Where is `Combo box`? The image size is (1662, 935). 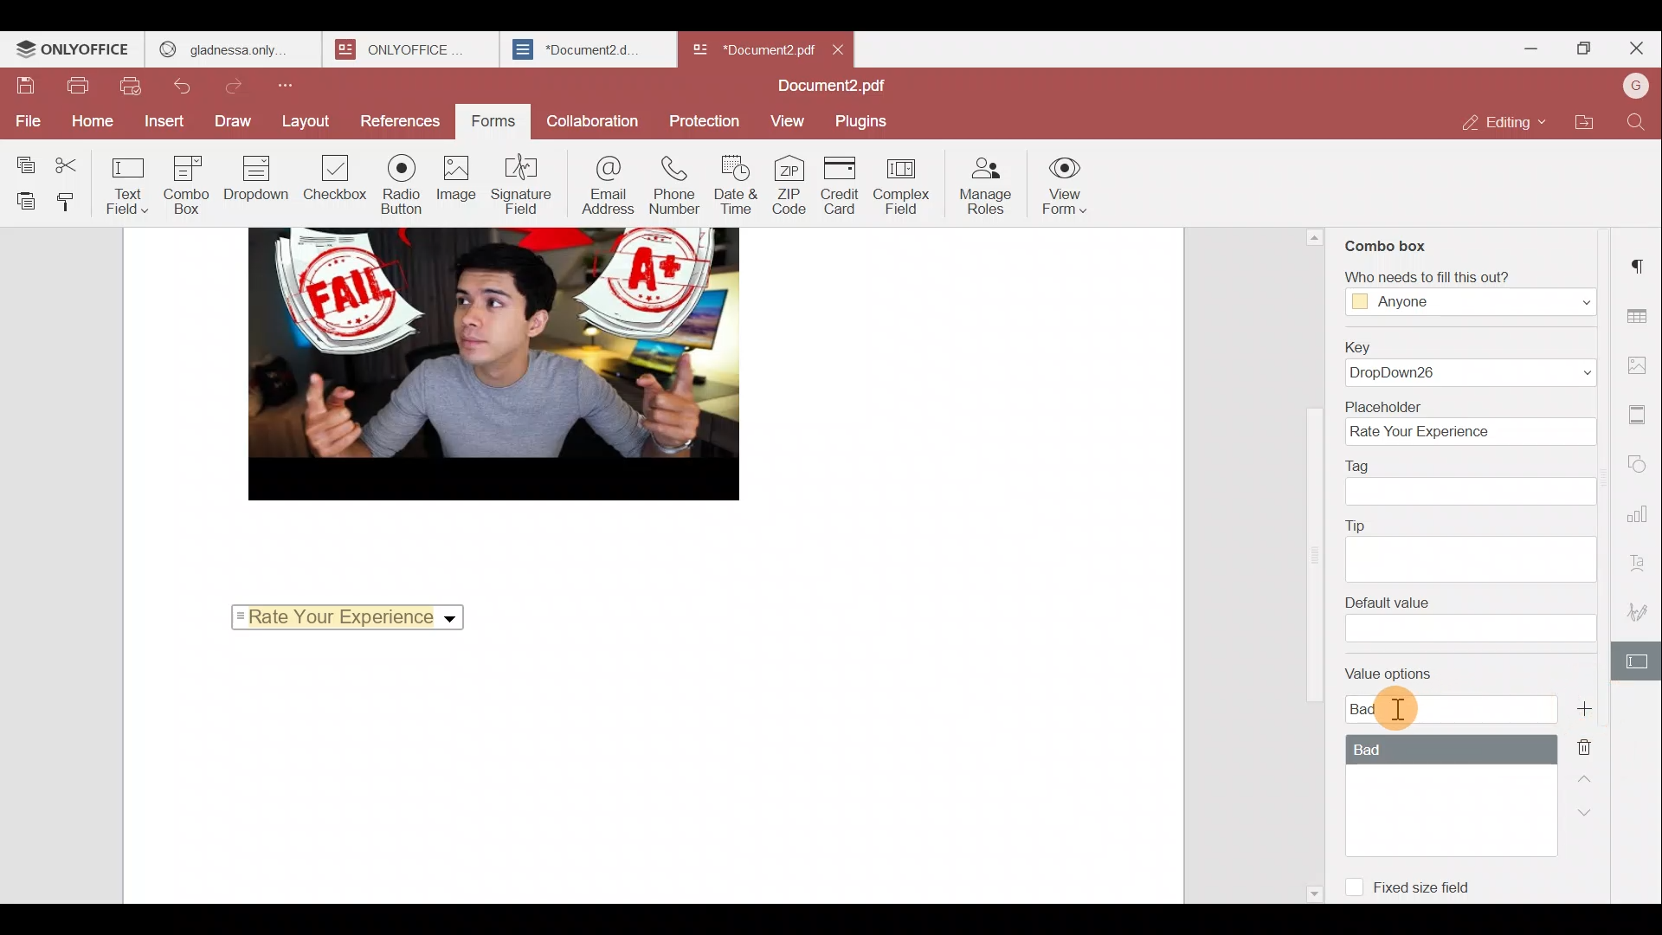
Combo box is located at coordinates (1388, 242).